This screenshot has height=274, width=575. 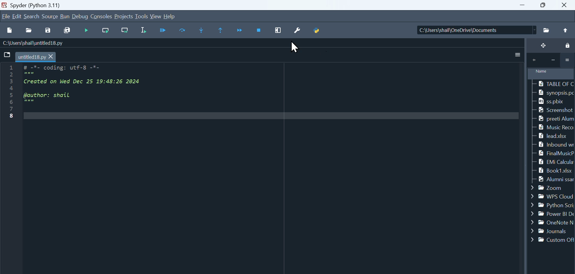 I want to click on Python path manager, so click(x=317, y=28).